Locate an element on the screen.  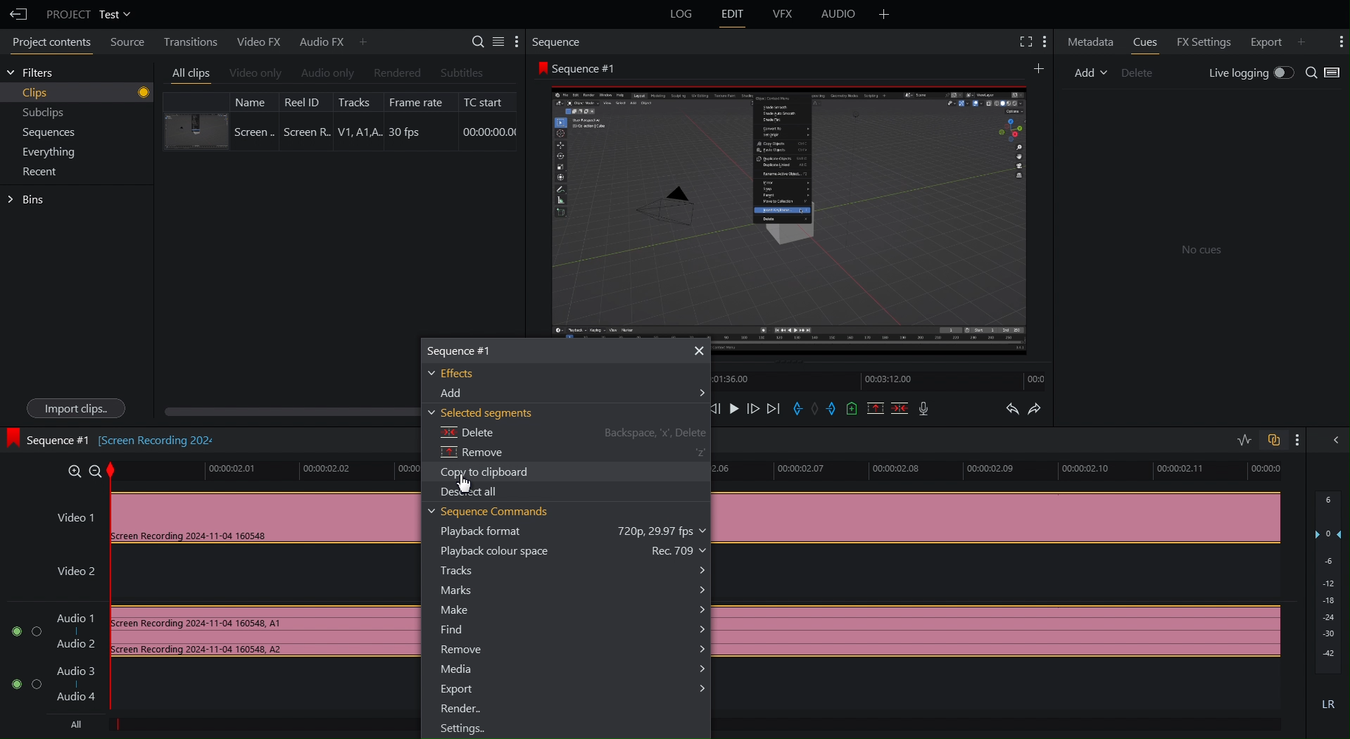
Video FX is located at coordinates (258, 41).